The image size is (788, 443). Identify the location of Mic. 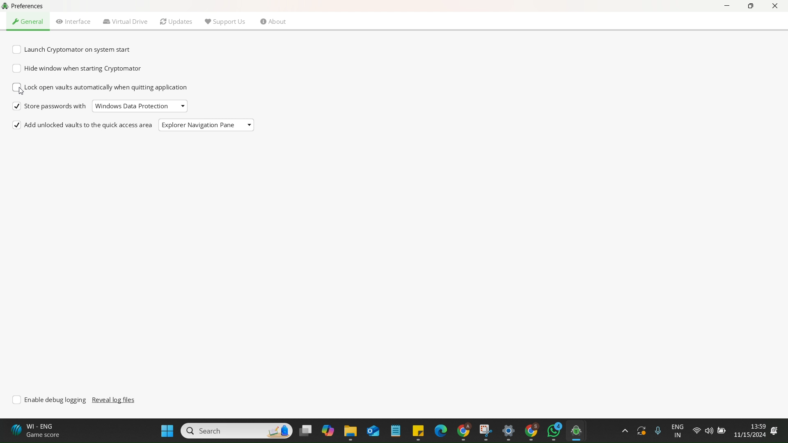
(657, 429).